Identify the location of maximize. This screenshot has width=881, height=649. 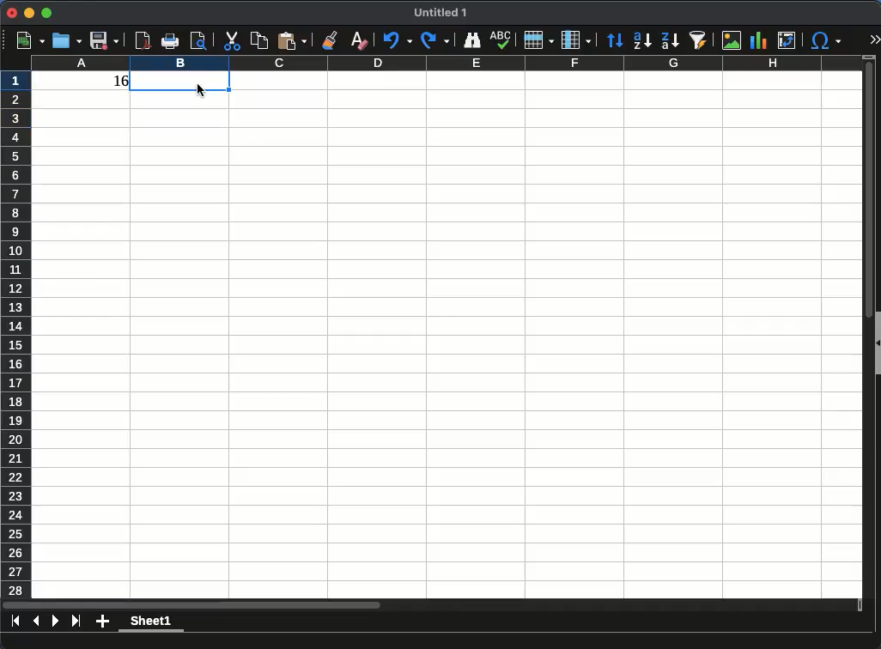
(48, 12).